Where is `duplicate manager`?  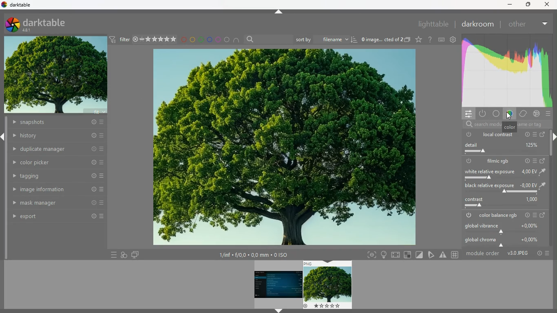 duplicate manager is located at coordinates (58, 148).